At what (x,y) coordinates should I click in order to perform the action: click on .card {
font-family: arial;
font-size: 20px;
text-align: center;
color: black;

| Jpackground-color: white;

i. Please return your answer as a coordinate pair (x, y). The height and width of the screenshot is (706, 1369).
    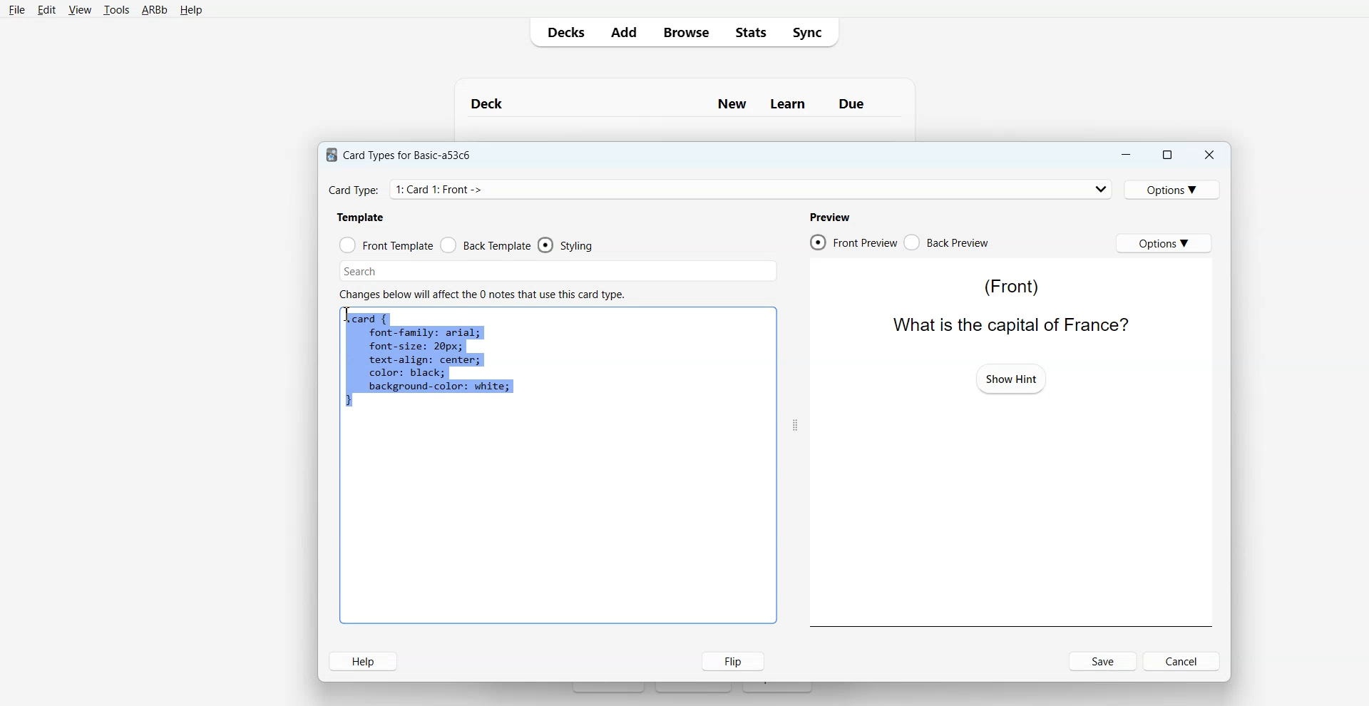
    Looking at the image, I should click on (429, 362).